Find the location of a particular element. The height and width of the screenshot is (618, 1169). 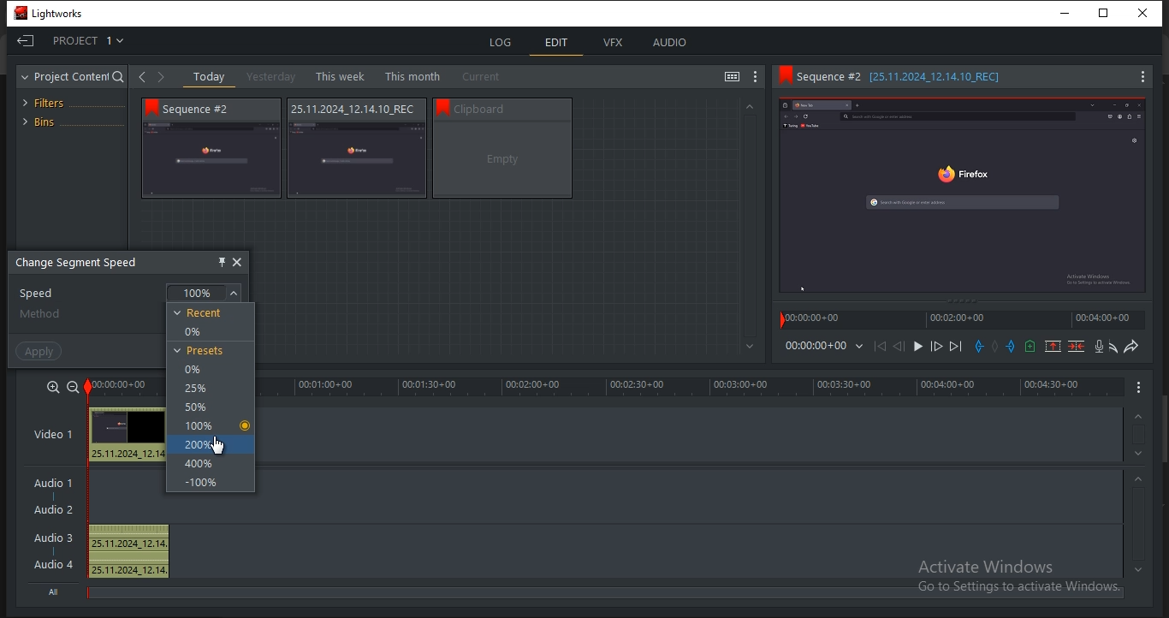

zoom in is located at coordinates (53, 388).